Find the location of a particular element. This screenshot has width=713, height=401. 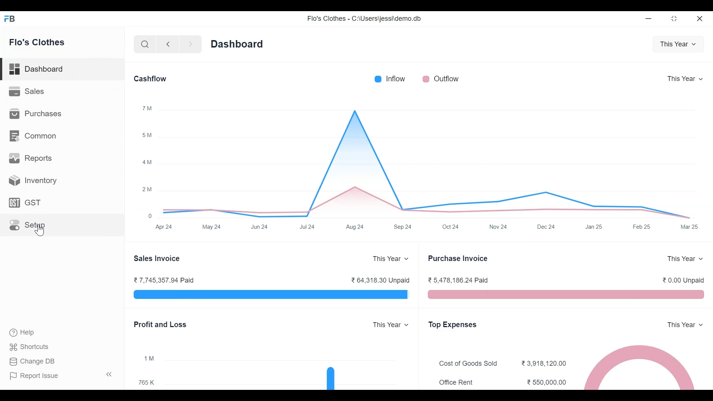

Office Rent is located at coordinates (458, 382).